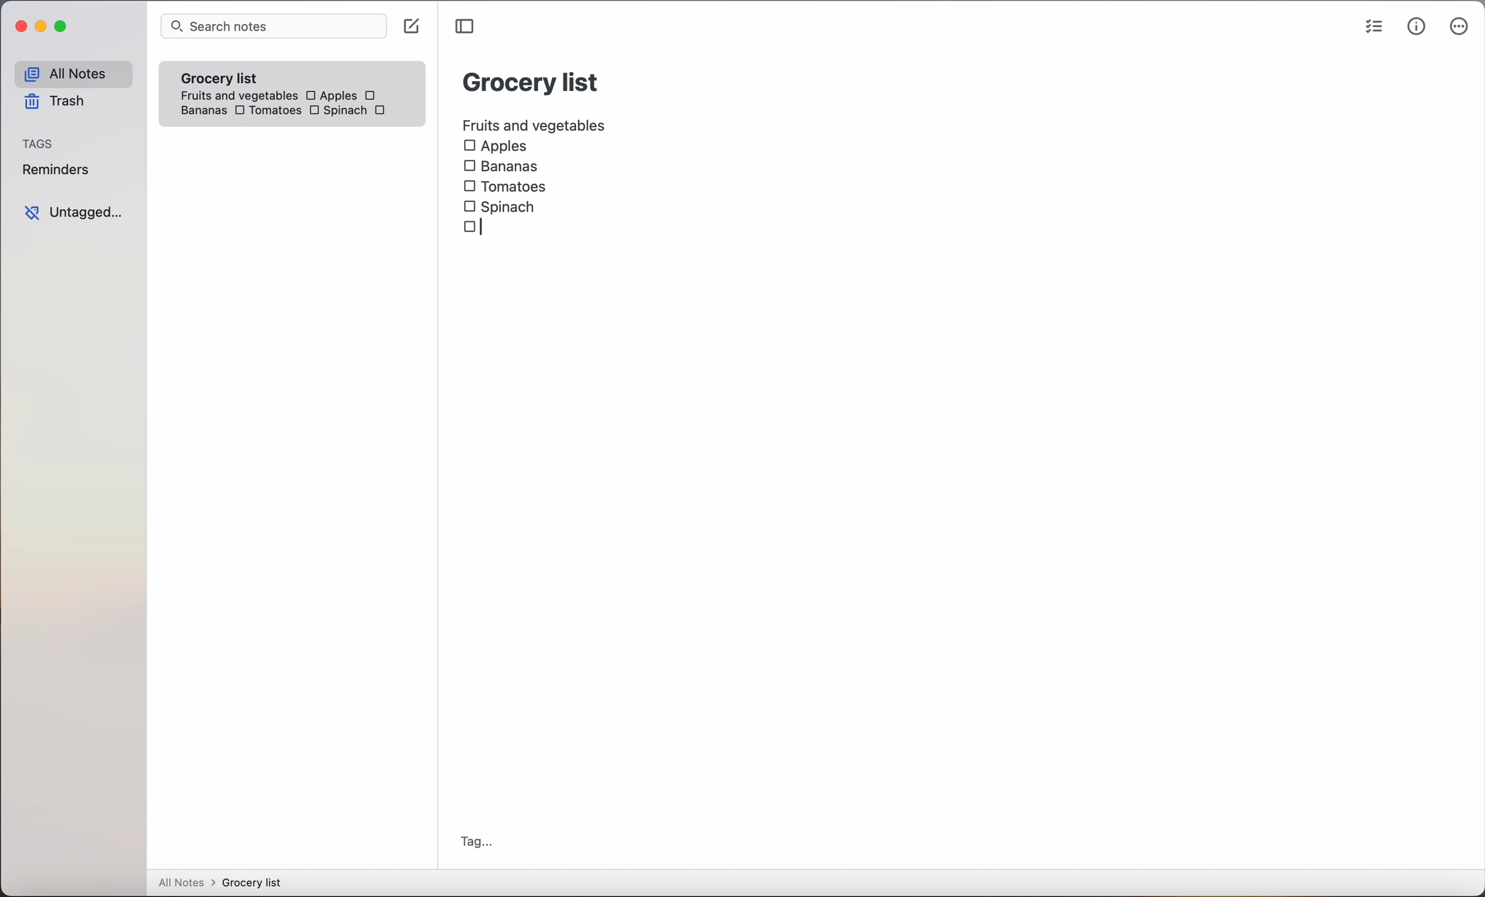  I want to click on trash, so click(53, 104).